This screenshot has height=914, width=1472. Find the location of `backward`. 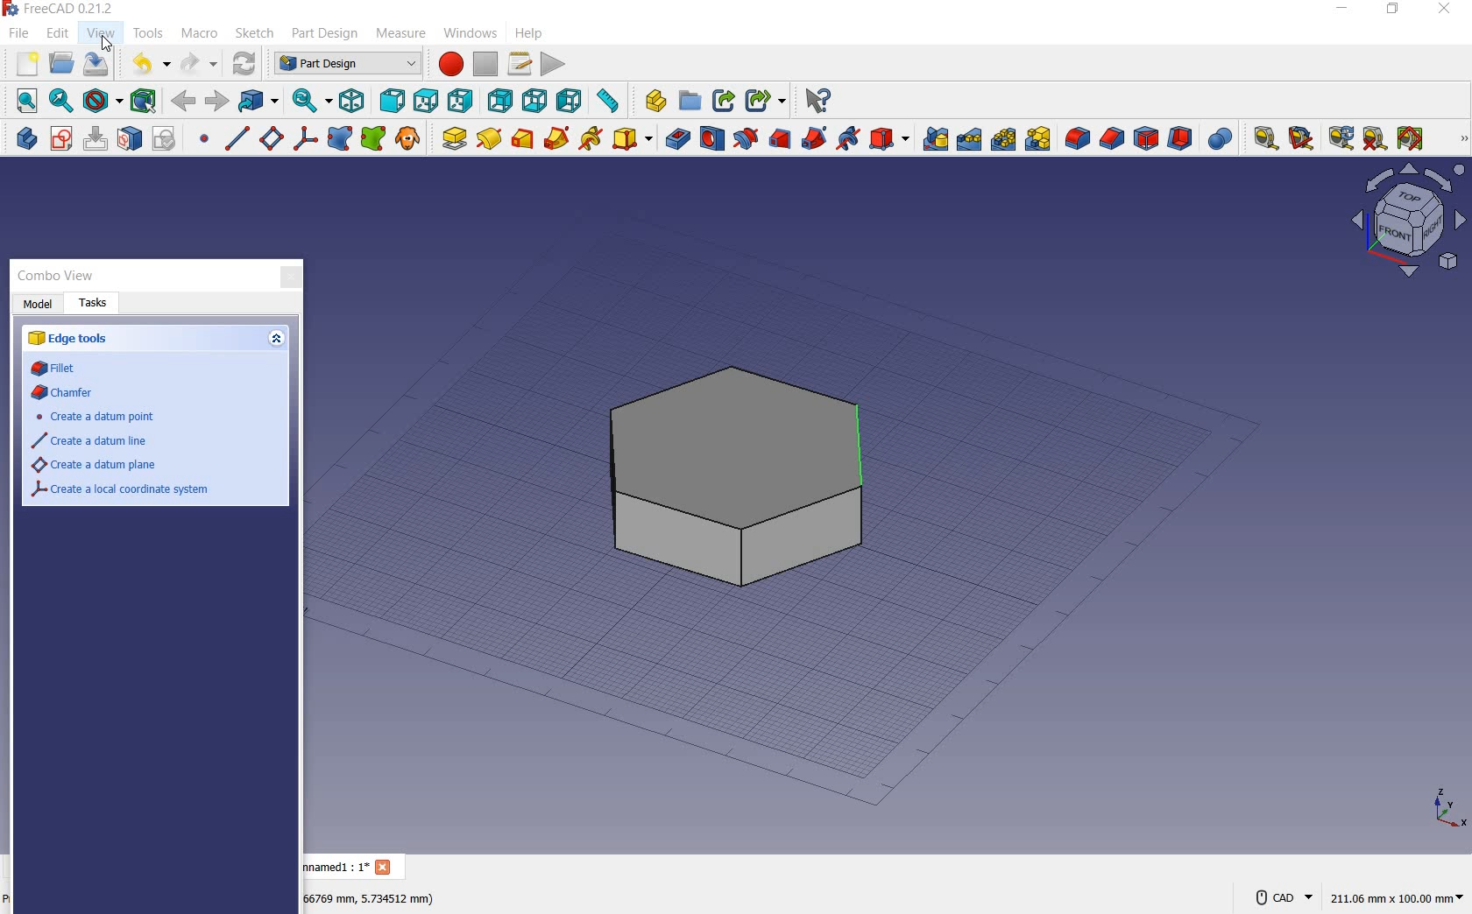

backward is located at coordinates (184, 101).